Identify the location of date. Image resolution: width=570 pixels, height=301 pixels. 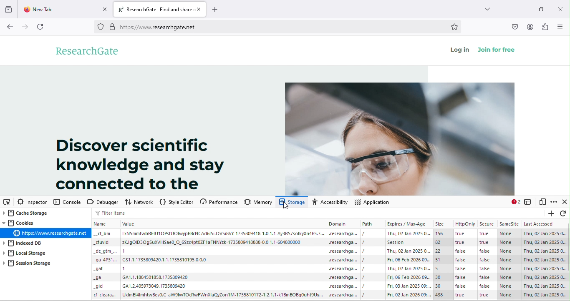
(547, 242).